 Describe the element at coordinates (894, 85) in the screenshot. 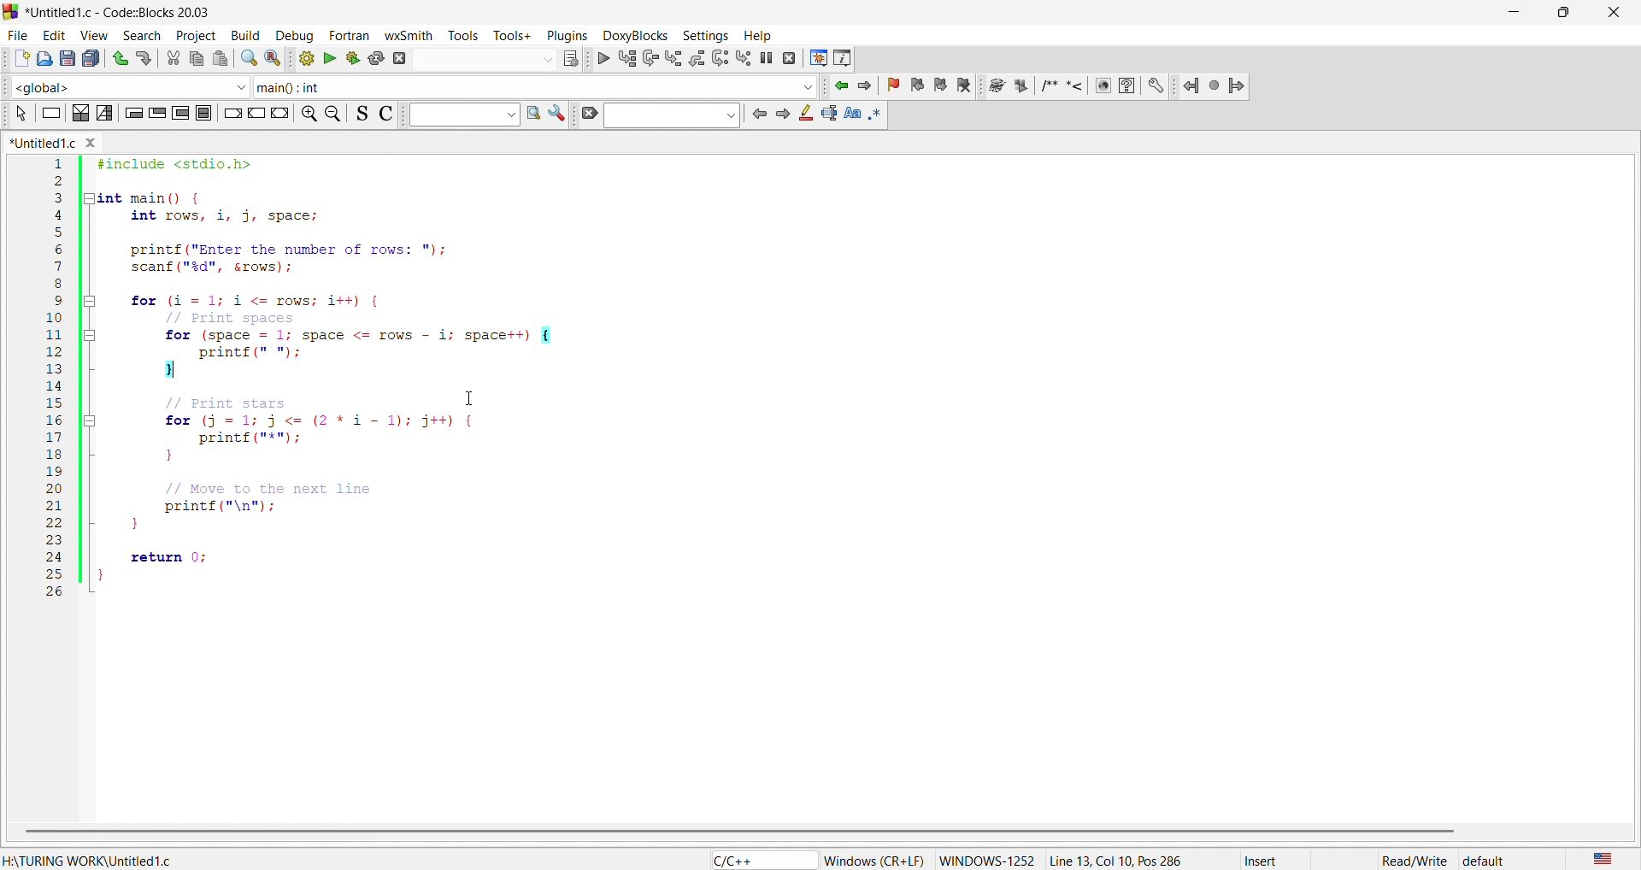

I see `toggle bookmark` at that location.